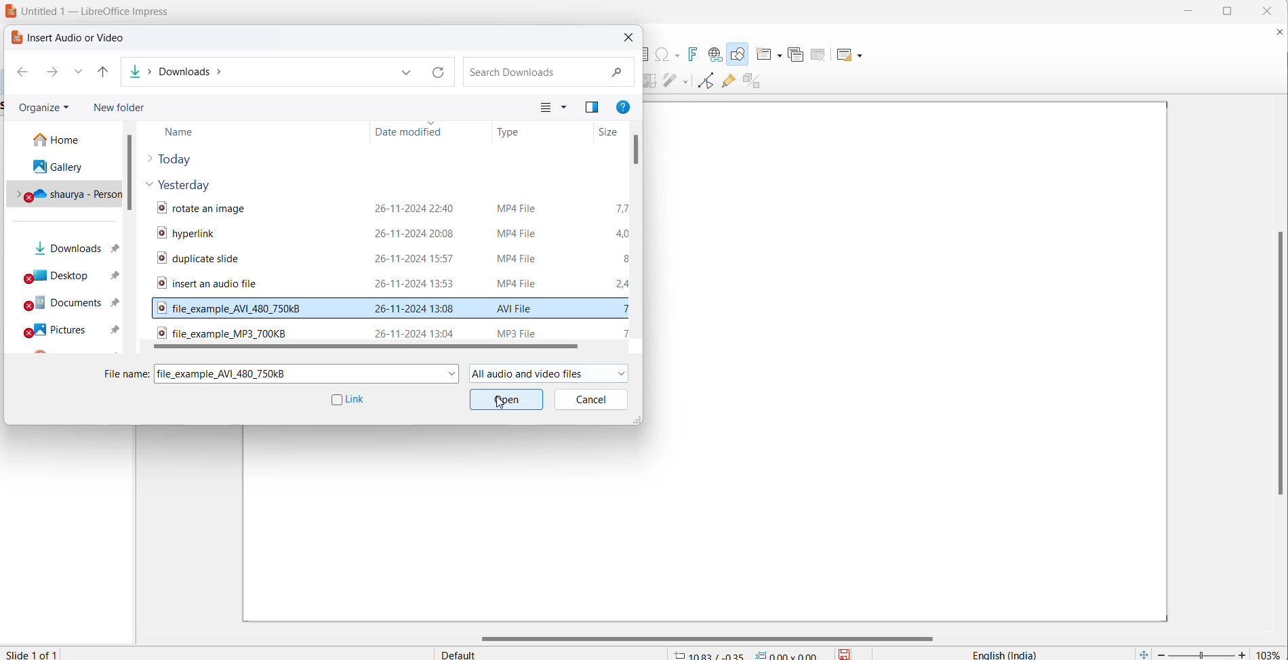 The height and width of the screenshot is (660, 1288). I want to click on audio file size, so click(617, 329).